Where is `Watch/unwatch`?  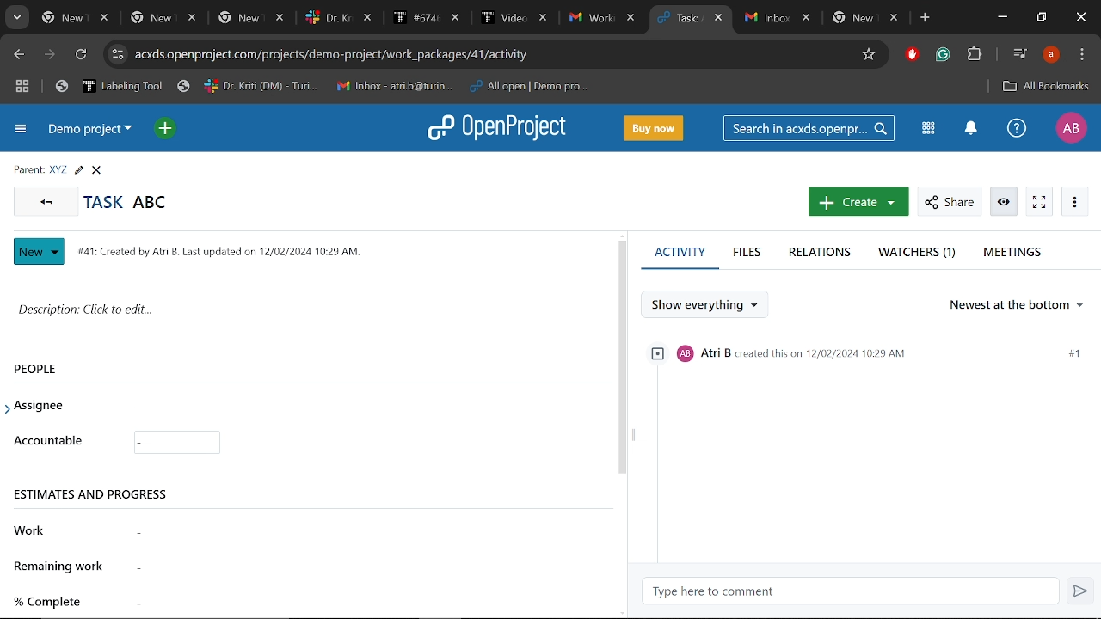 Watch/unwatch is located at coordinates (1004, 201).